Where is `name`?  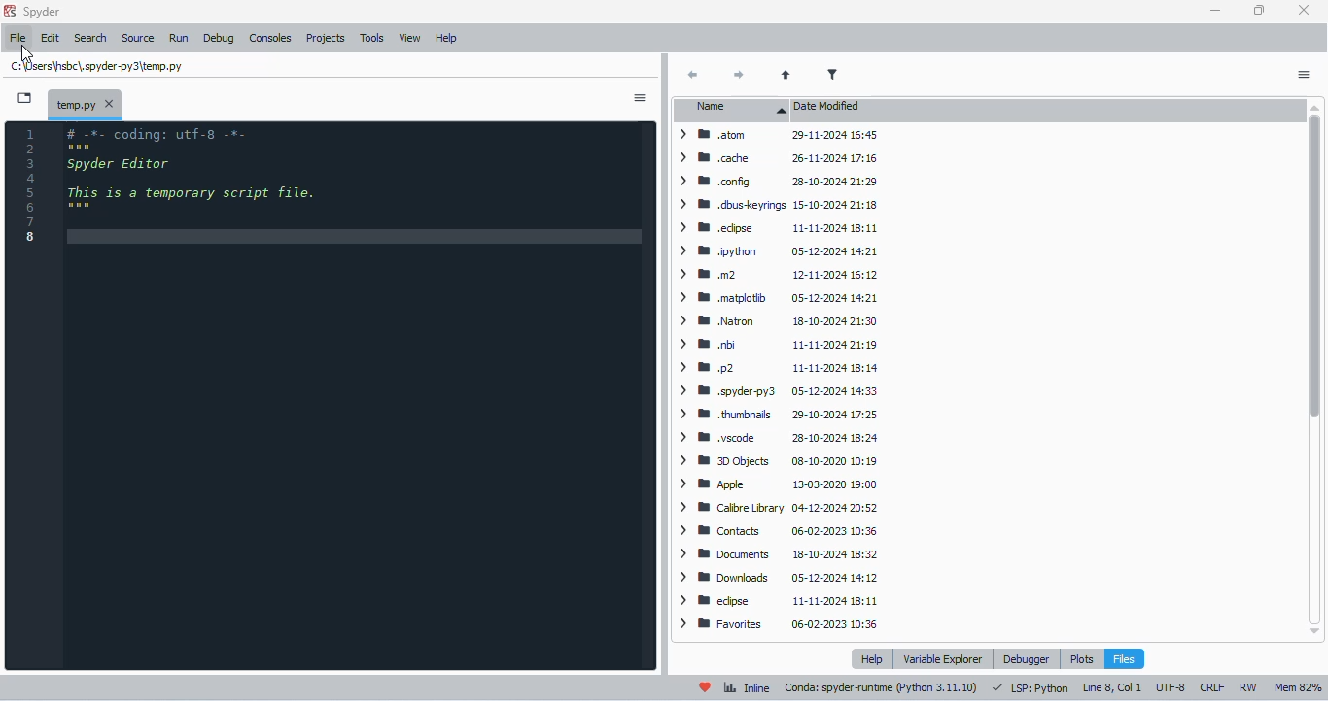 name is located at coordinates (730, 106).